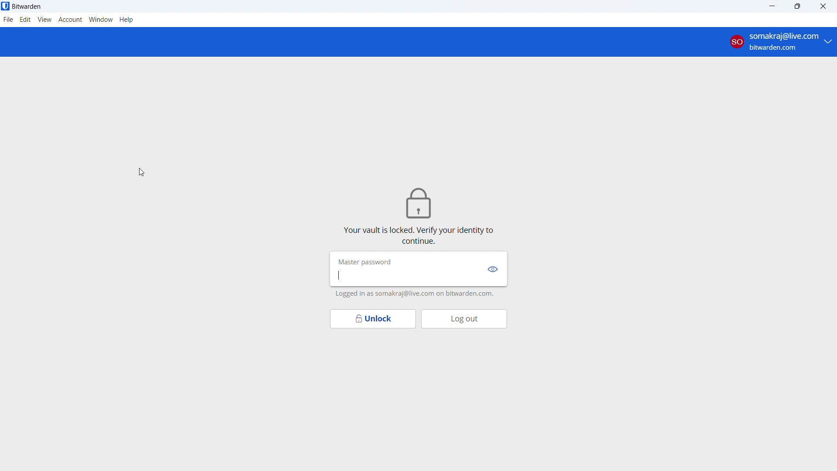 Image resolution: width=837 pixels, height=471 pixels. What do you see at coordinates (464, 319) in the screenshot?
I see `log out` at bounding box center [464, 319].